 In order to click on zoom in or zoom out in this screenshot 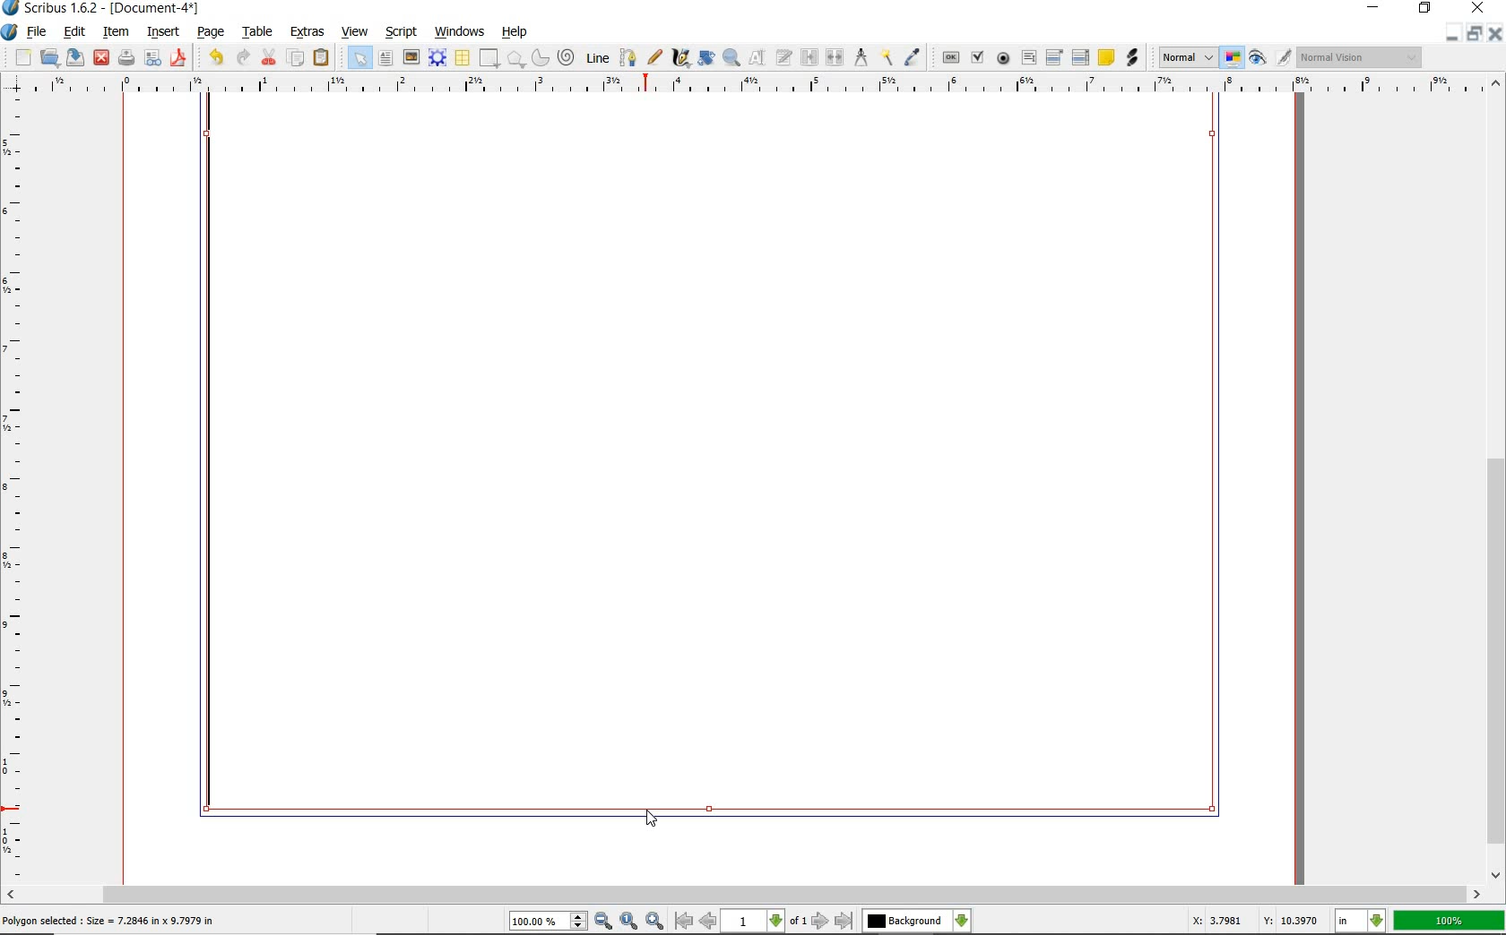, I will do `click(731, 59)`.